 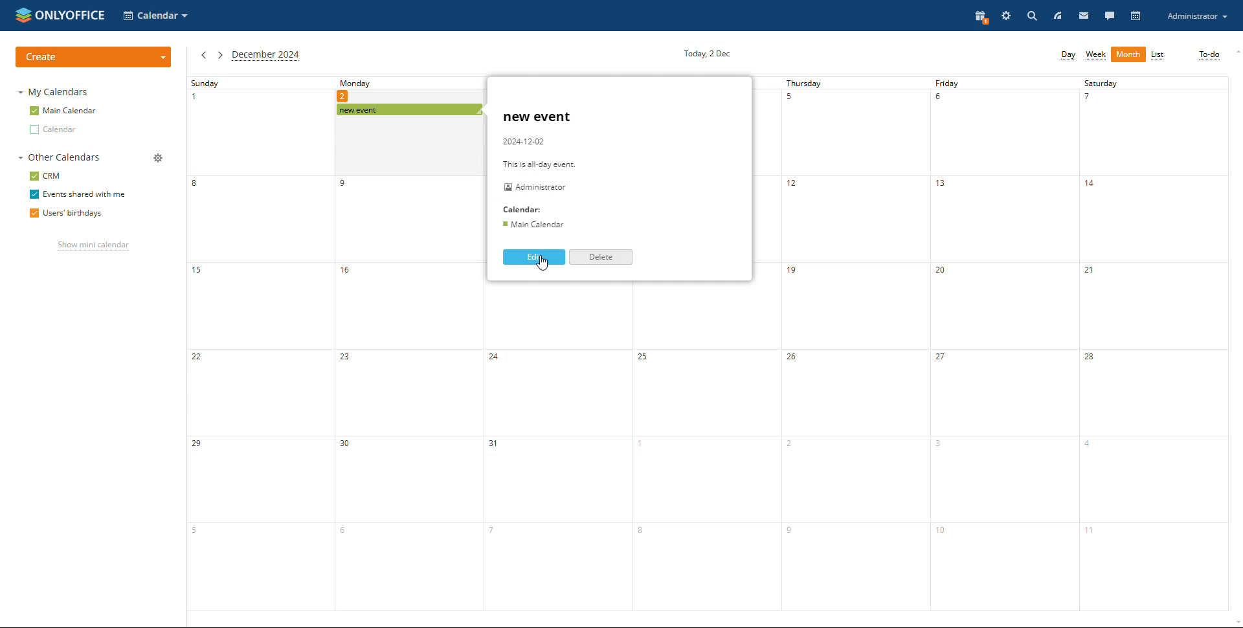 I want to click on delete, so click(x=601, y=258).